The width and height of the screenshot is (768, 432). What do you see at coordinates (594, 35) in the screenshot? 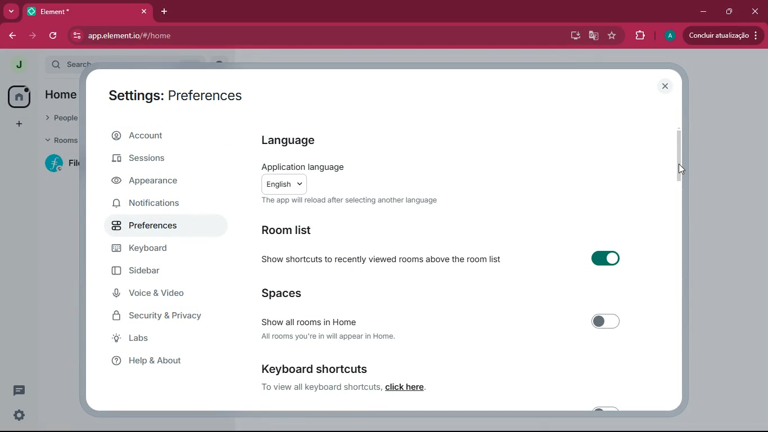
I see `google translate` at bounding box center [594, 35].